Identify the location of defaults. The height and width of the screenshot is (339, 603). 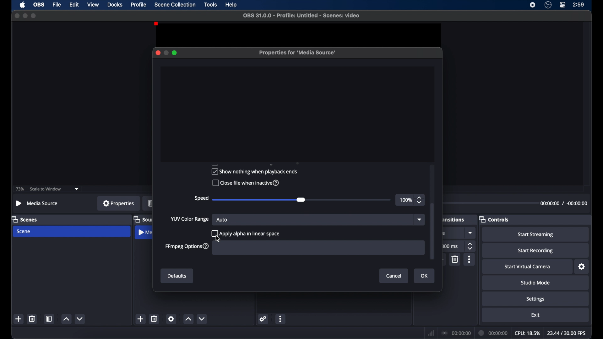
(177, 276).